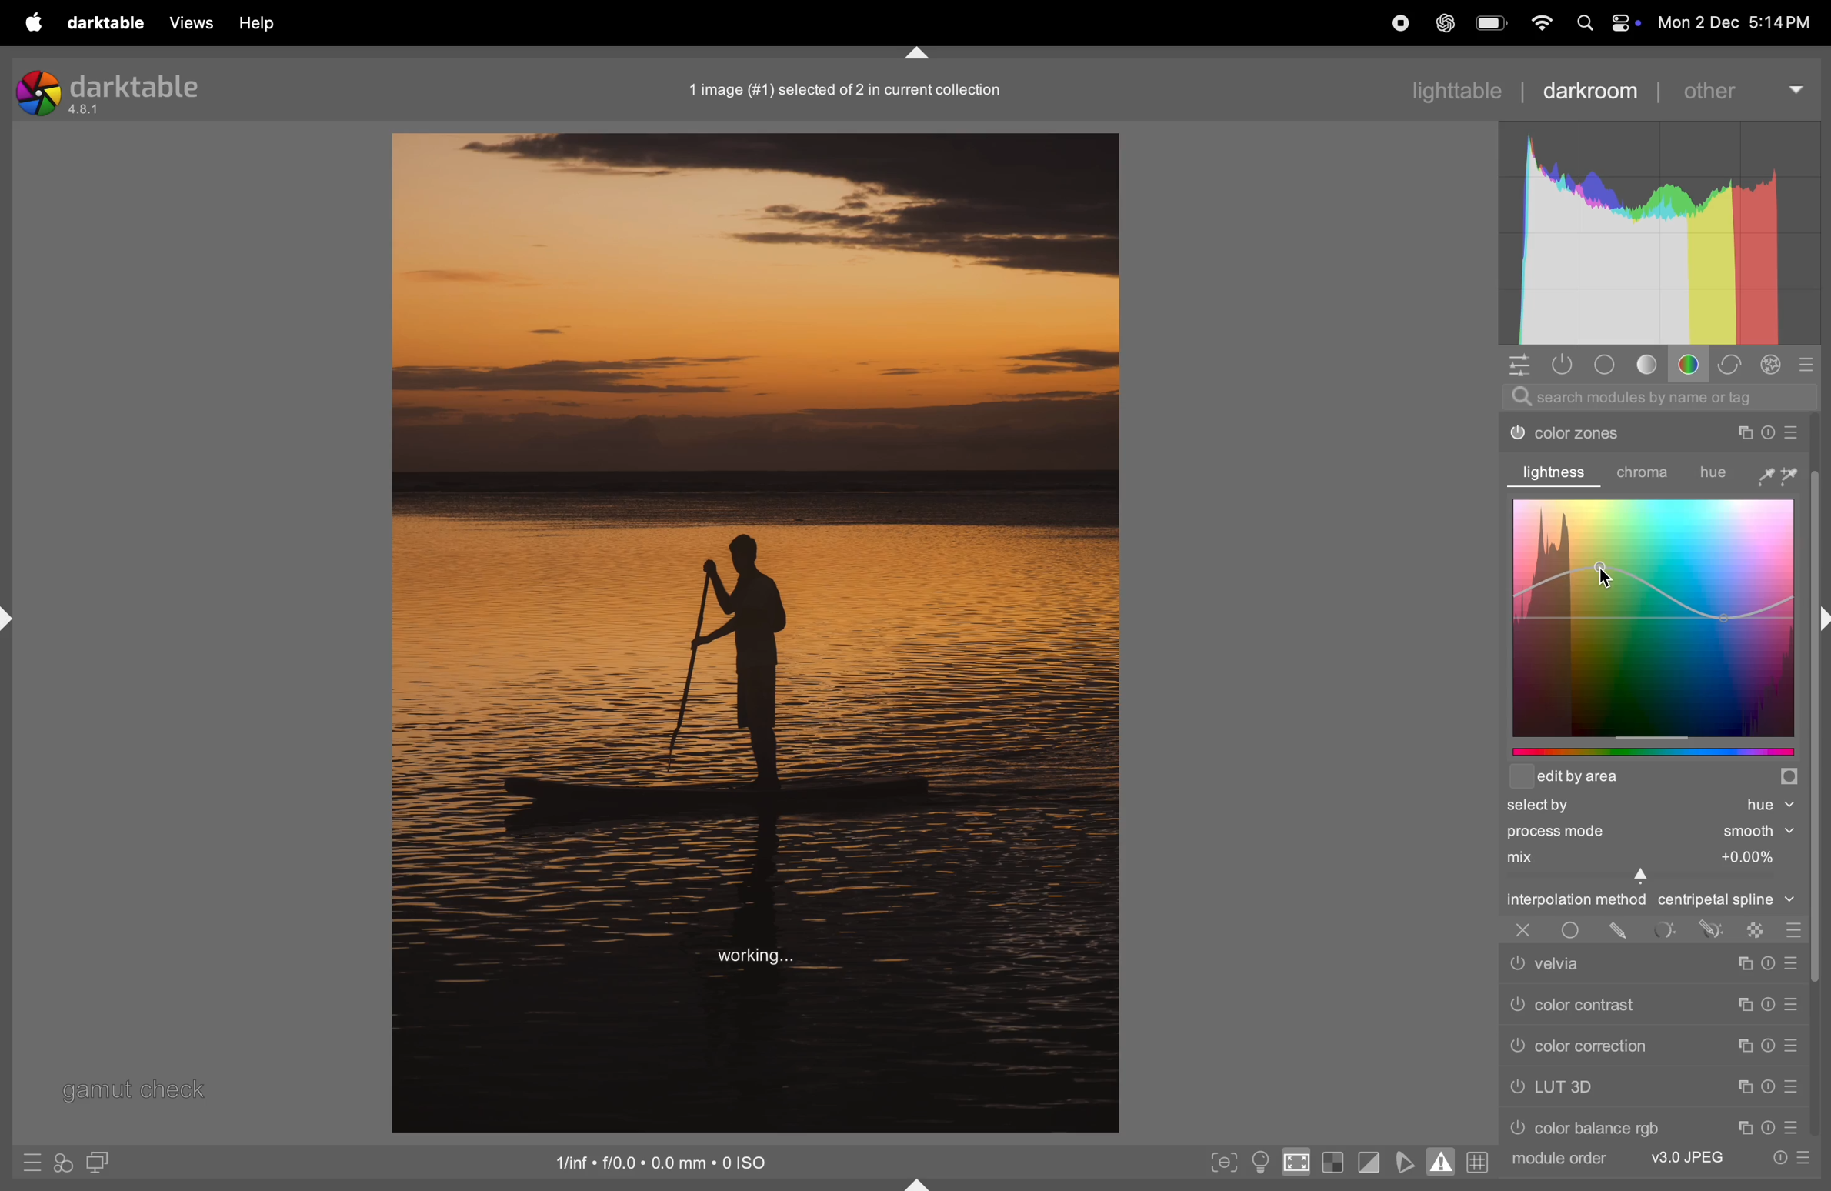 The height and width of the screenshot is (1191, 1831). Describe the element at coordinates (1743, 1128) in the screenshot. I see `Copy` at that location.